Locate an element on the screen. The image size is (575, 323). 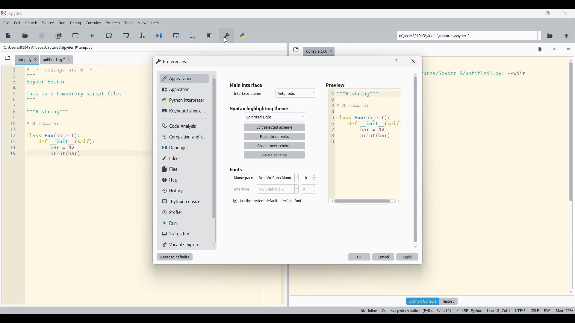
Current code is located at coordinates (79, 112).